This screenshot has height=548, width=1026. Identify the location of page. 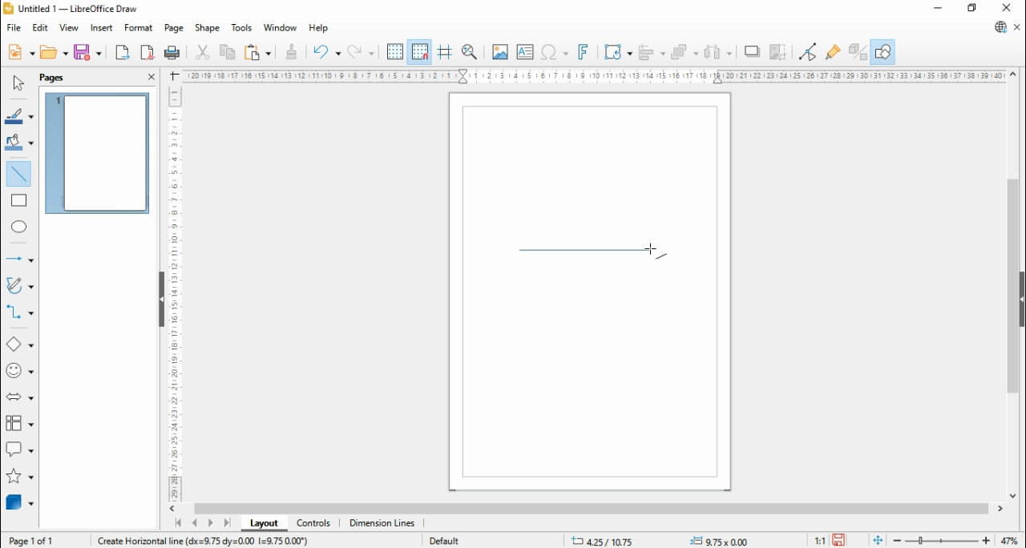
(172, 28).